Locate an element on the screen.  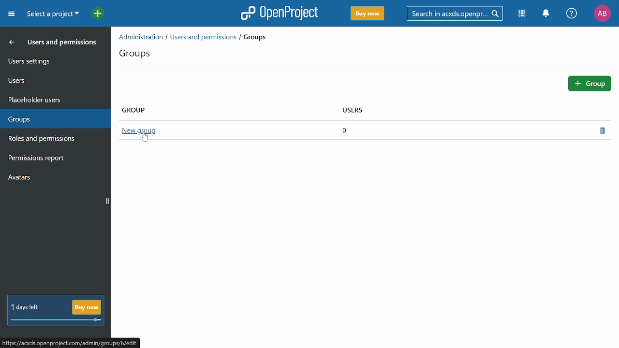
Notifiactions is located at coordinates (548, 14).